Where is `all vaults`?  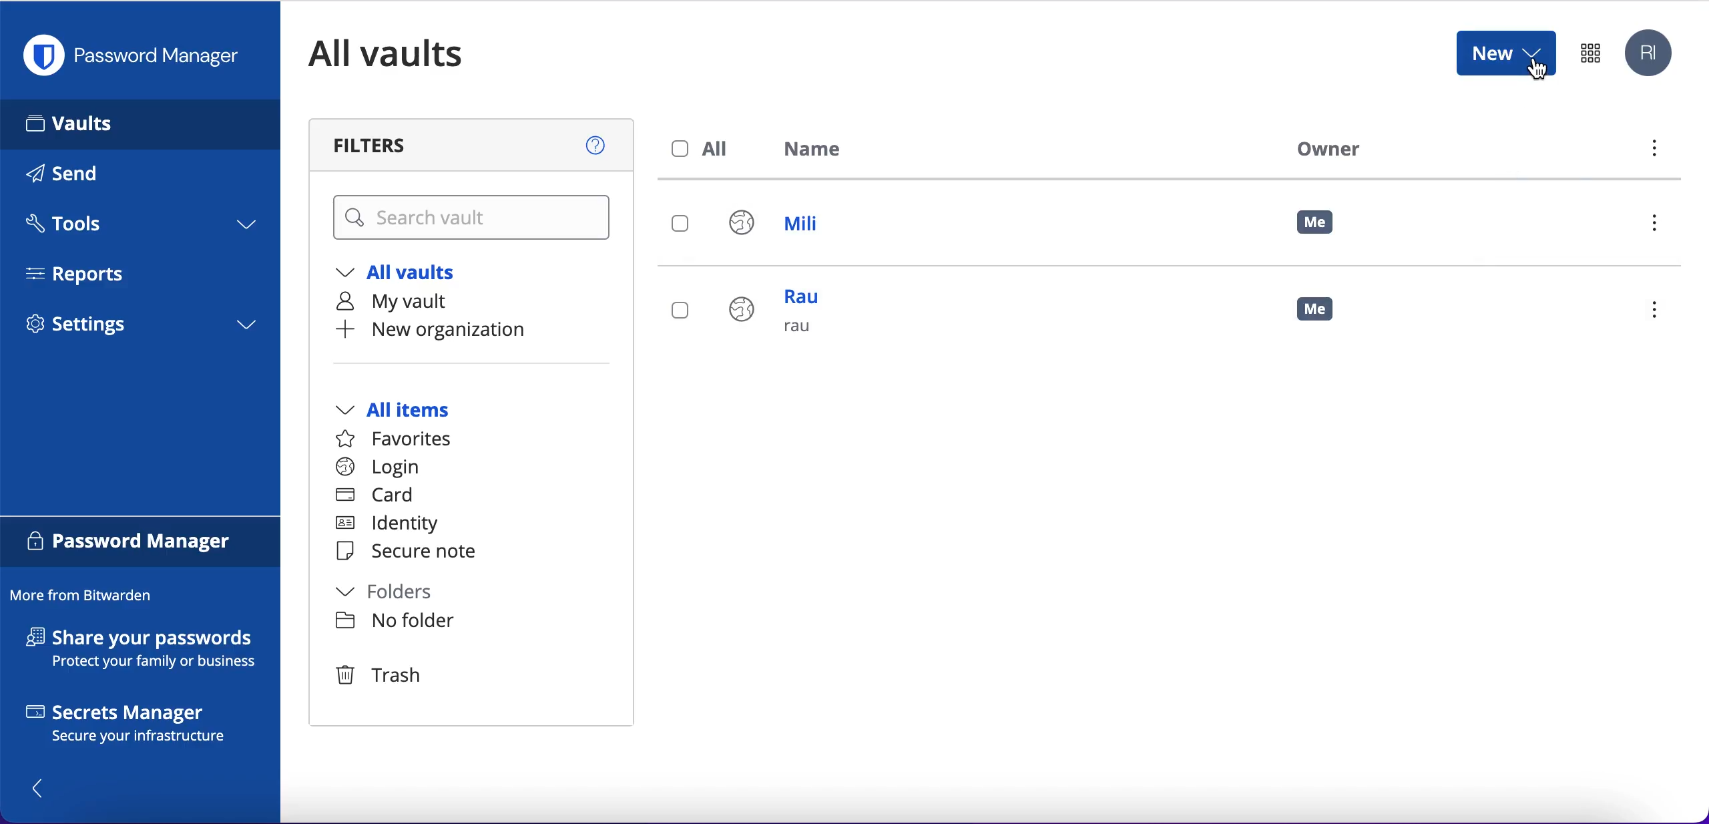 all vaults is located at coordinates (406, 53).